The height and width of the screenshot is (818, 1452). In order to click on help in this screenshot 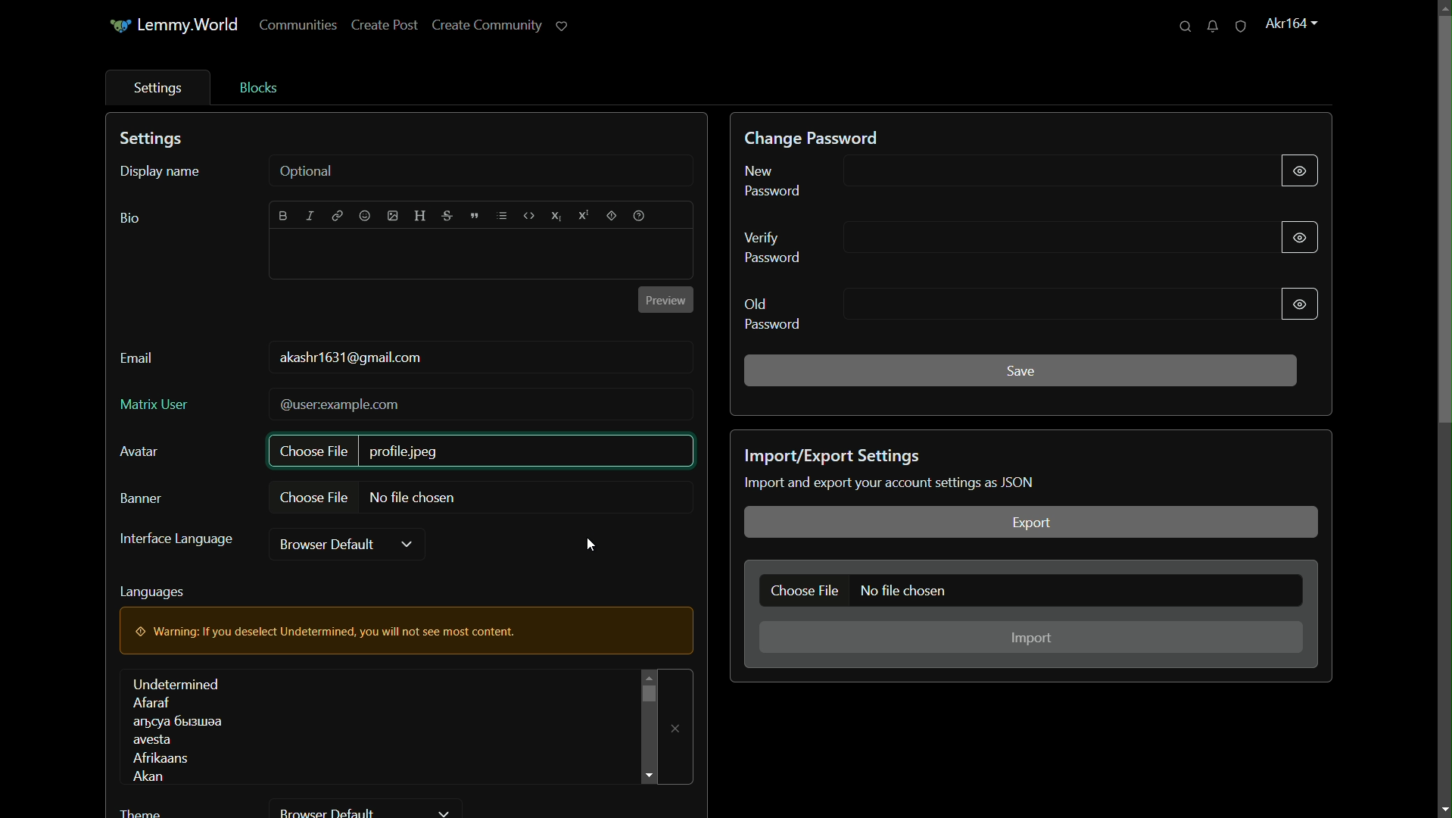, I will do `click(640, 216)`.